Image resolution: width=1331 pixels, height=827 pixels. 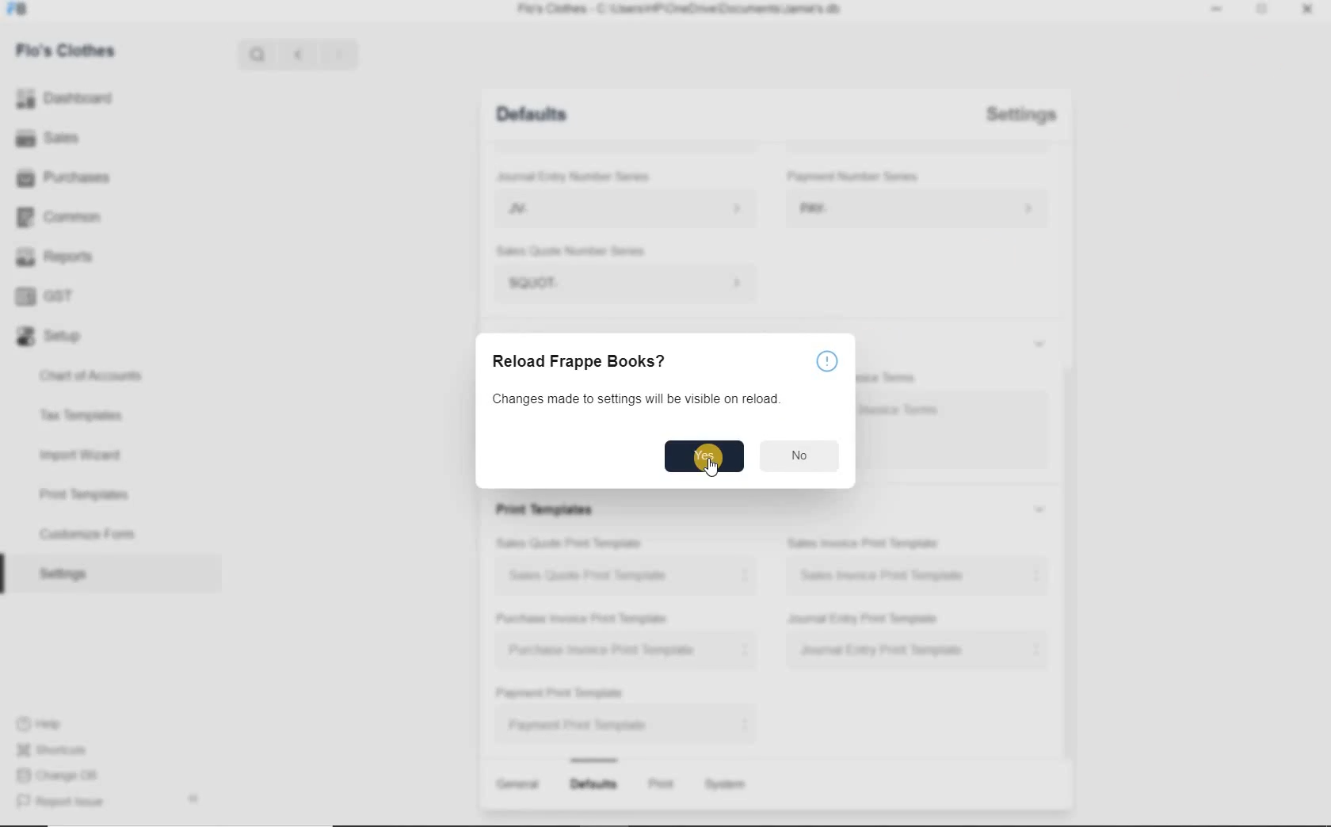 What do you see at coordinates (632, 575) in the screenshot?
I see `Sales Quote Print Template` at bounding box center [632, 575].